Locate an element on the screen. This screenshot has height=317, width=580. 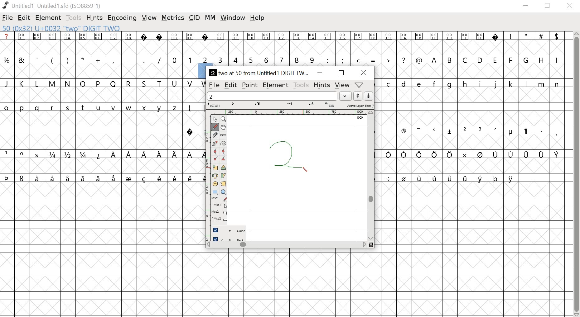
scrollbar is located at coordinates (290, 246).